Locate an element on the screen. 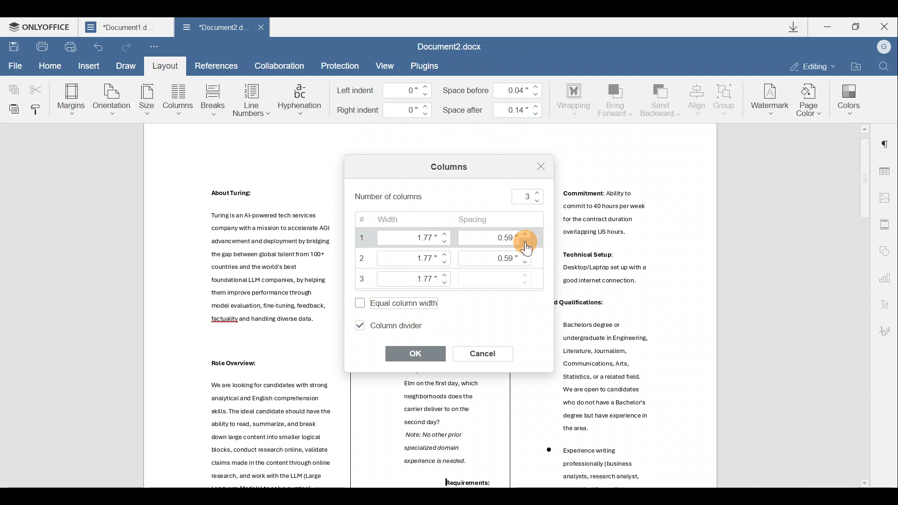 This screenshot has height=505, width=898. OK is located at coordinates (418, 353).